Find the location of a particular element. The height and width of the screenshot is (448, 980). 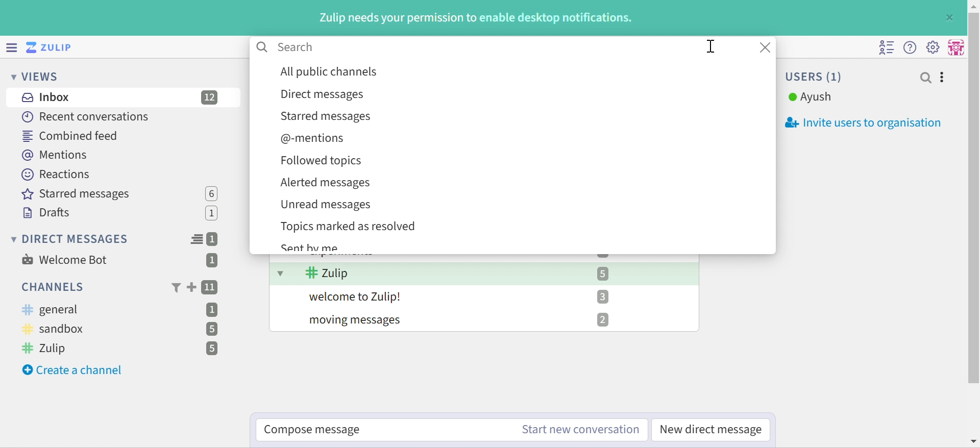

Starred messages is located at coordinates (327, 117).